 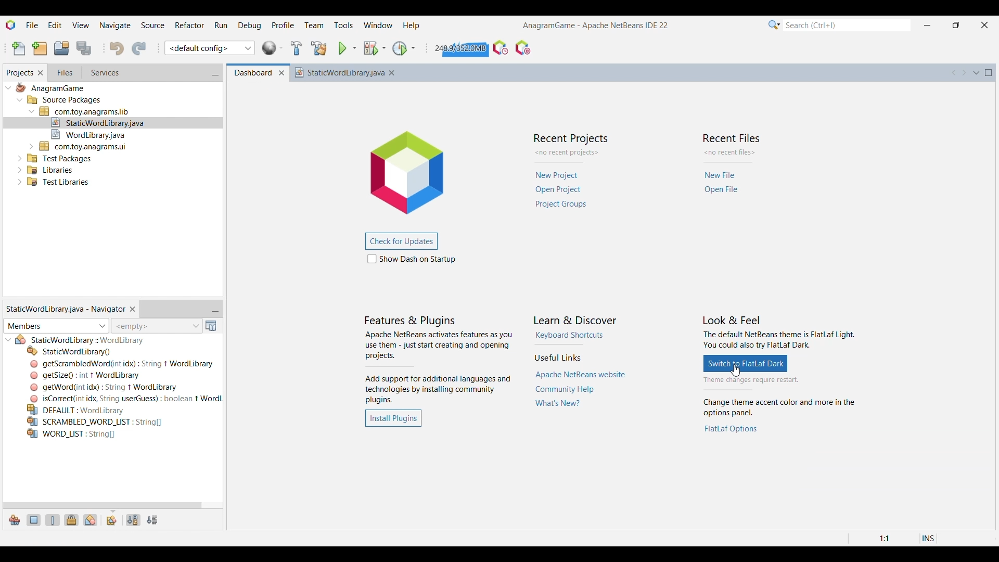 I want to click on Static world library tab, so click(x=65, y=309).